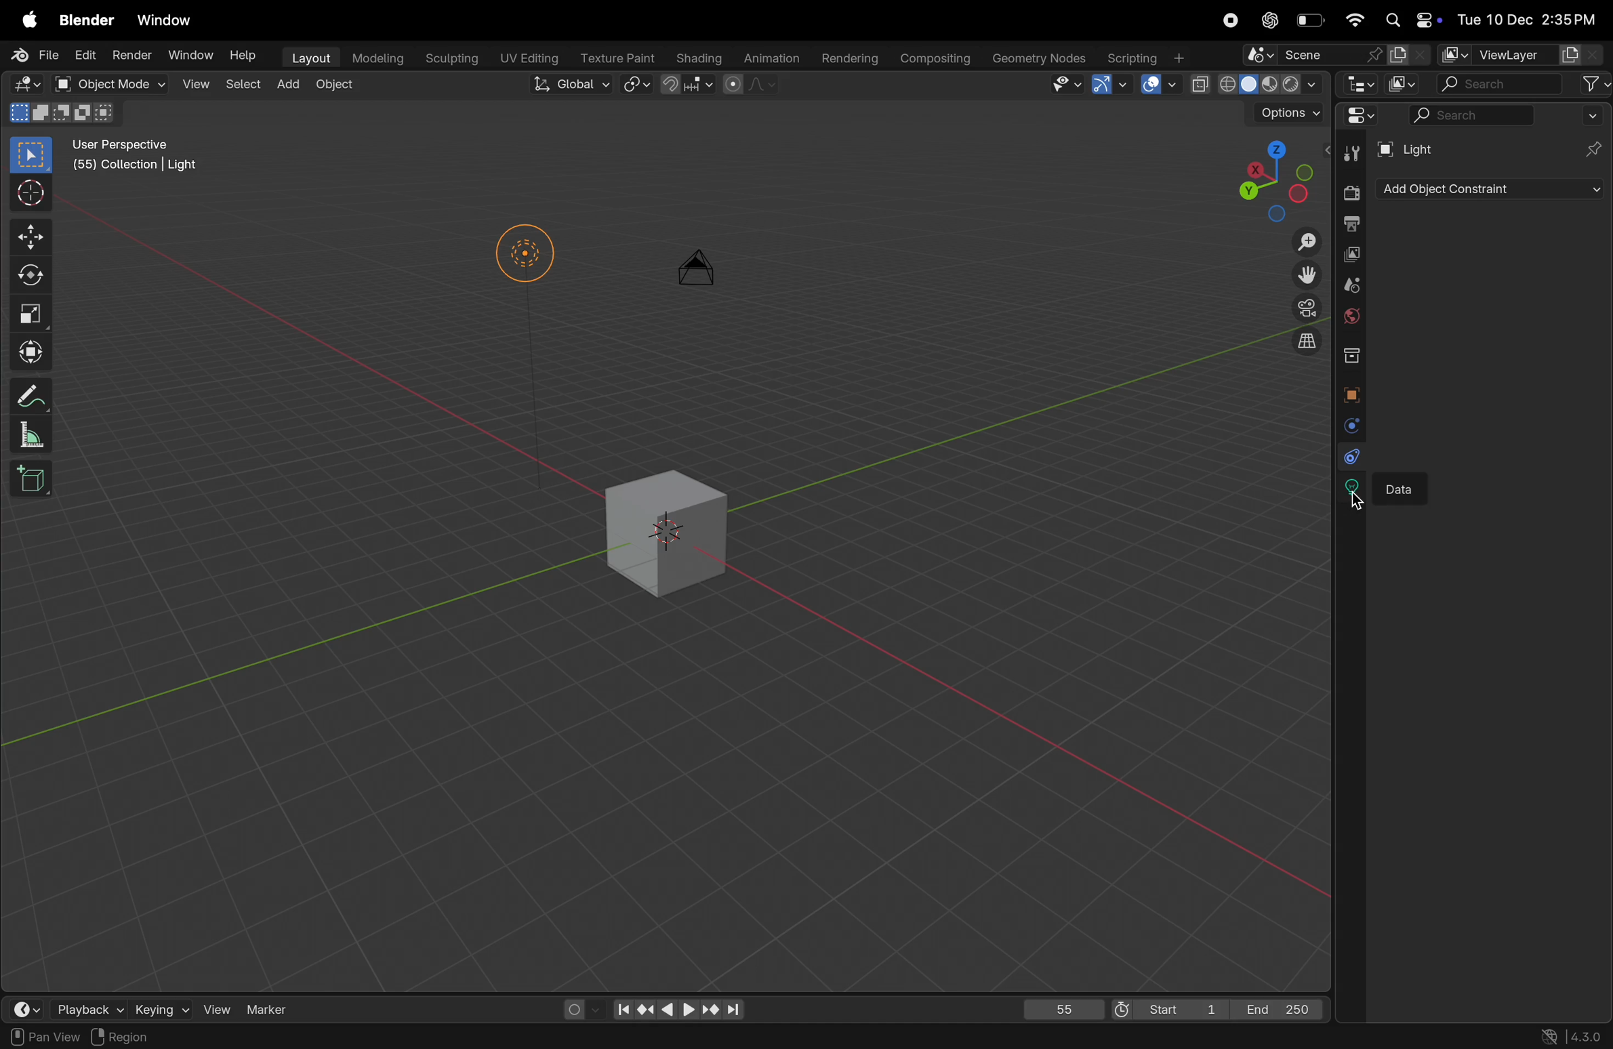 This screenshot has height=1049, width=1613. What do you see at coordinates (1061, 1007) in the screenshot?
I see `55` at bounding box center [1061, 1007].